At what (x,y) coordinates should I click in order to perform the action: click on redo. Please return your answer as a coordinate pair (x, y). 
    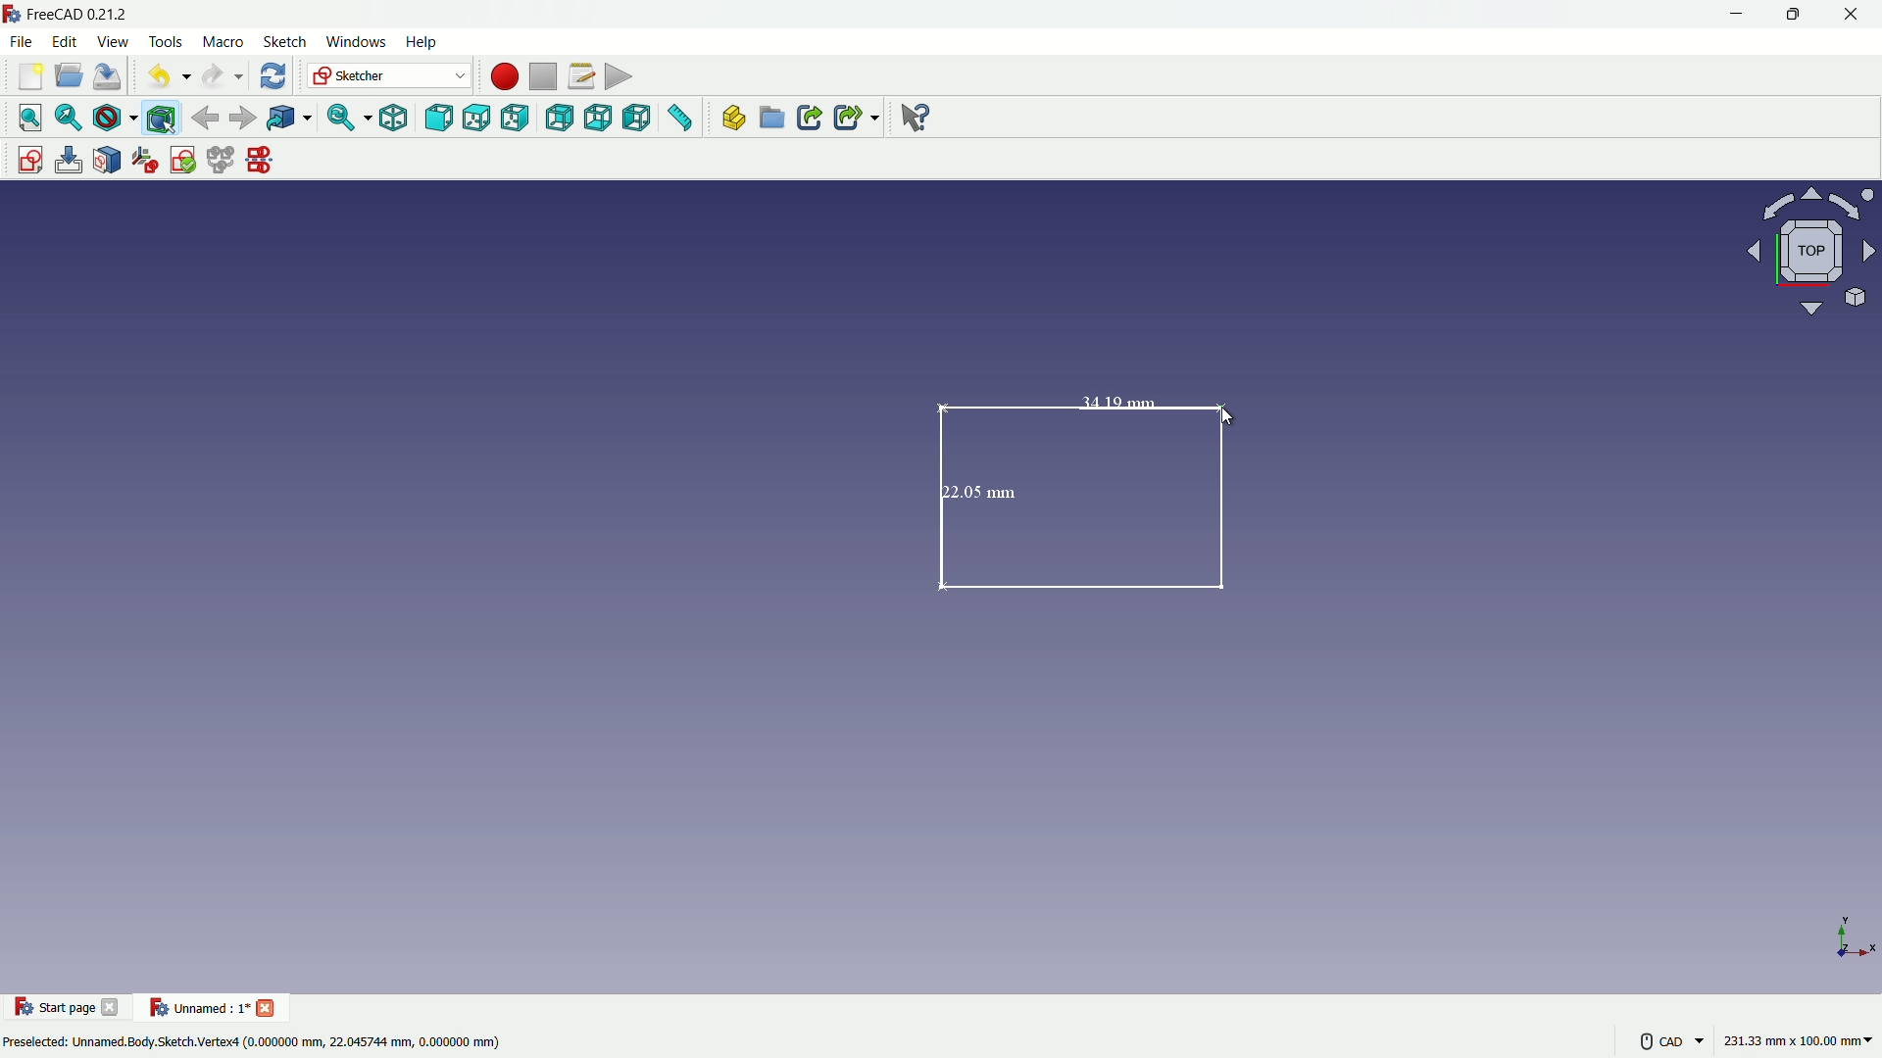
    Looking at the image, I should click on (220, 76).